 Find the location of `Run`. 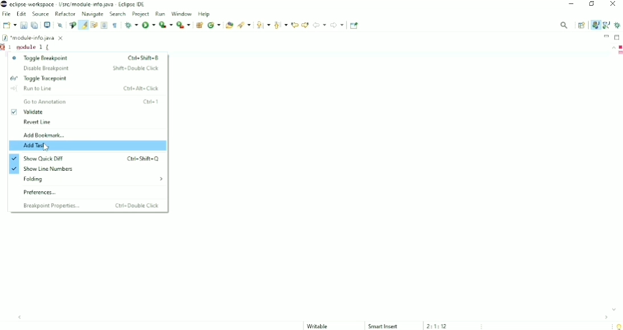

Run is located at coordinates (161, 13).